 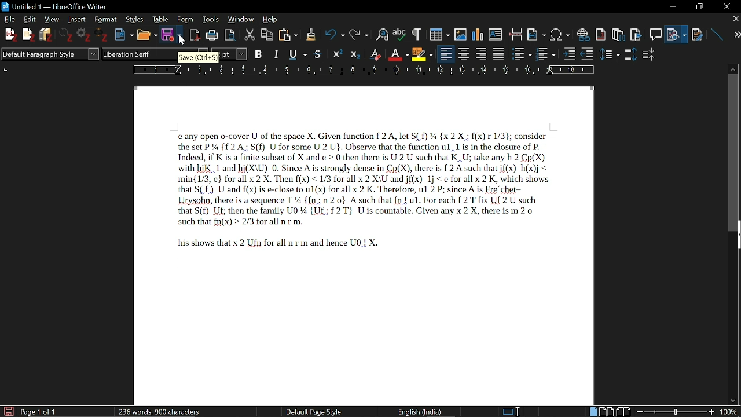 I want to click on File, so click(x=678, y=32).